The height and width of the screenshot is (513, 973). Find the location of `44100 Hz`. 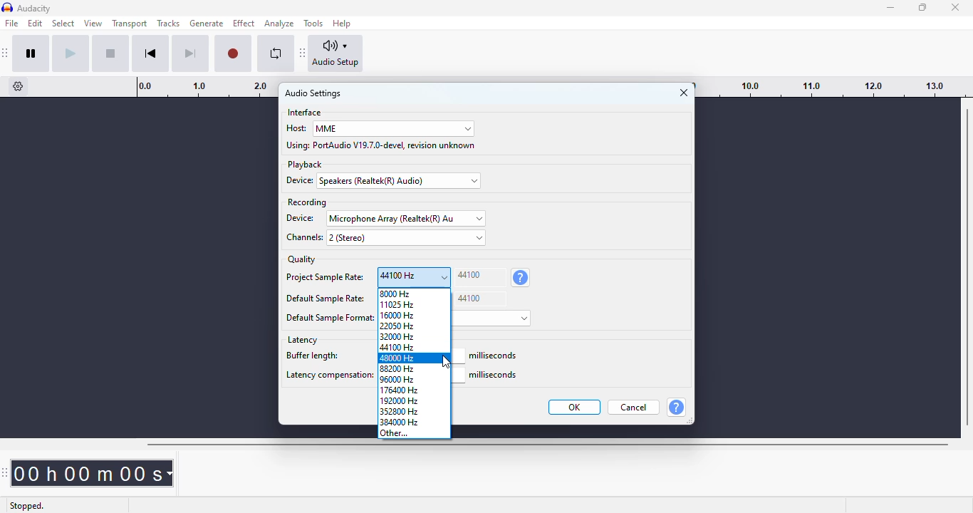

44100 Hz is located at coordinates (414, 347).